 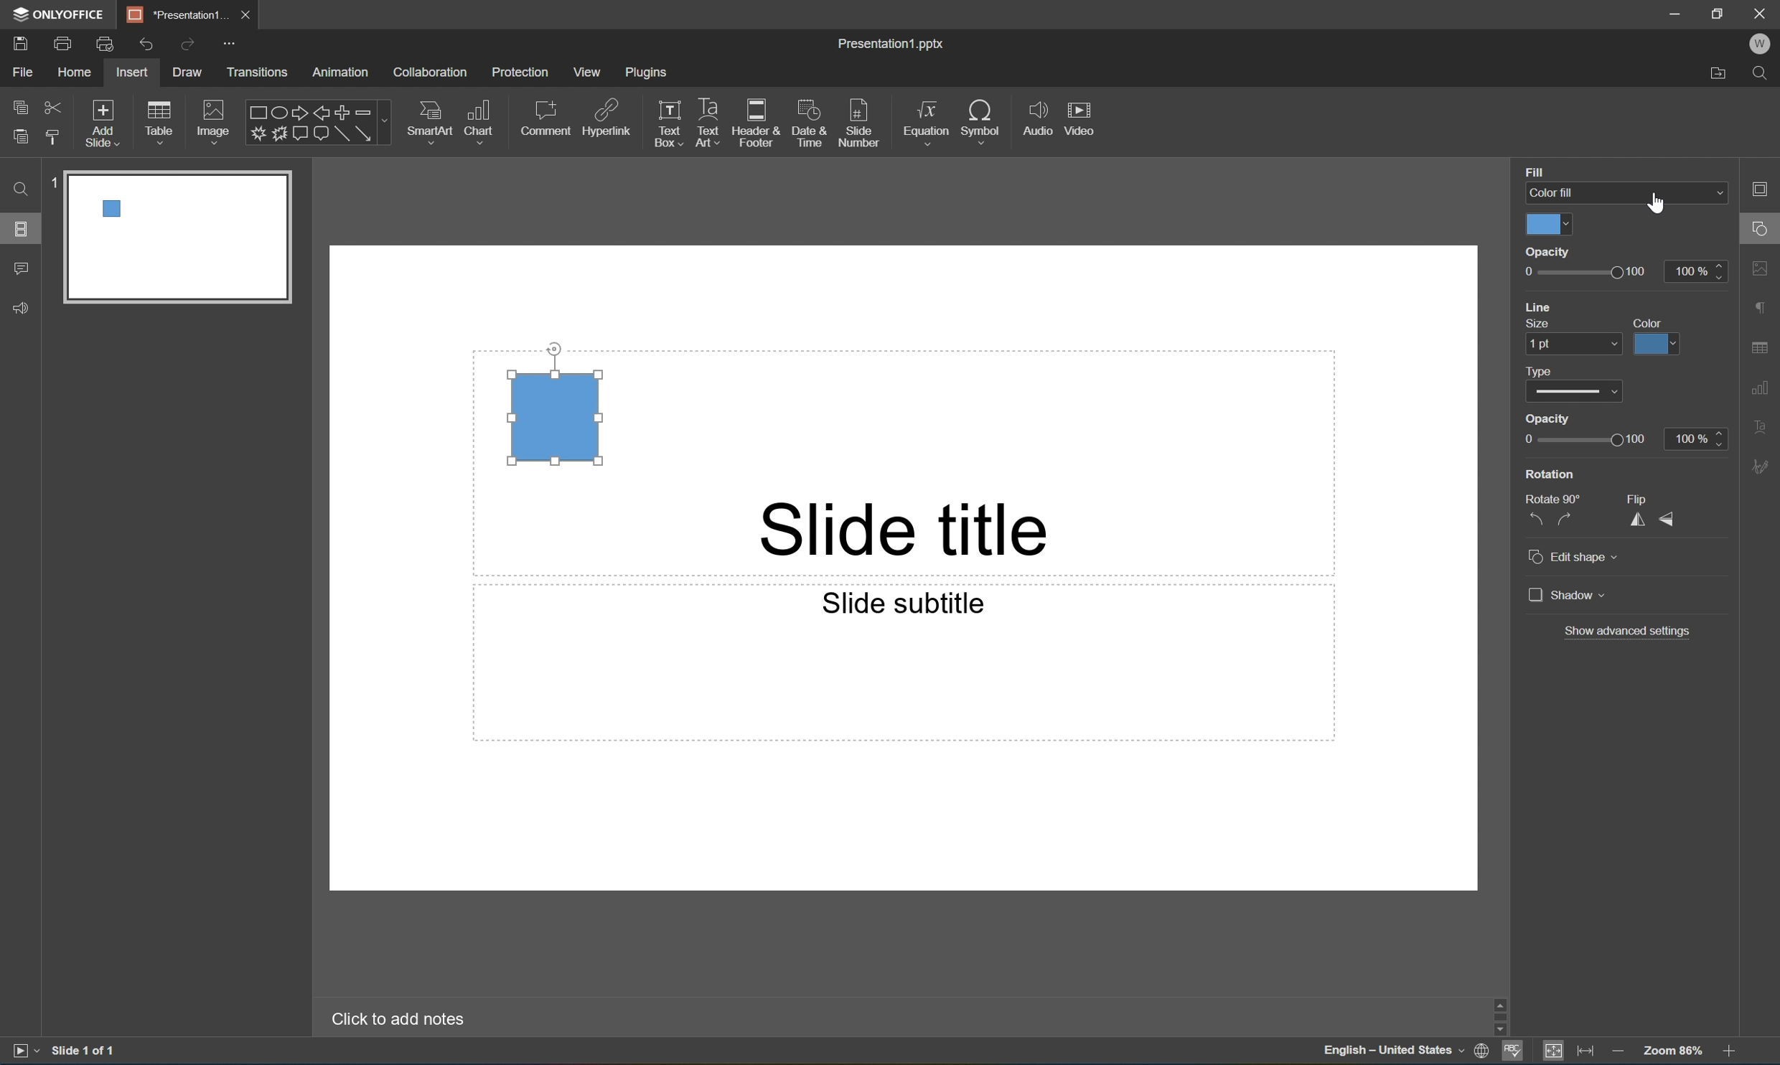 I want to click on Open file location, so click(x=1719, y=76).